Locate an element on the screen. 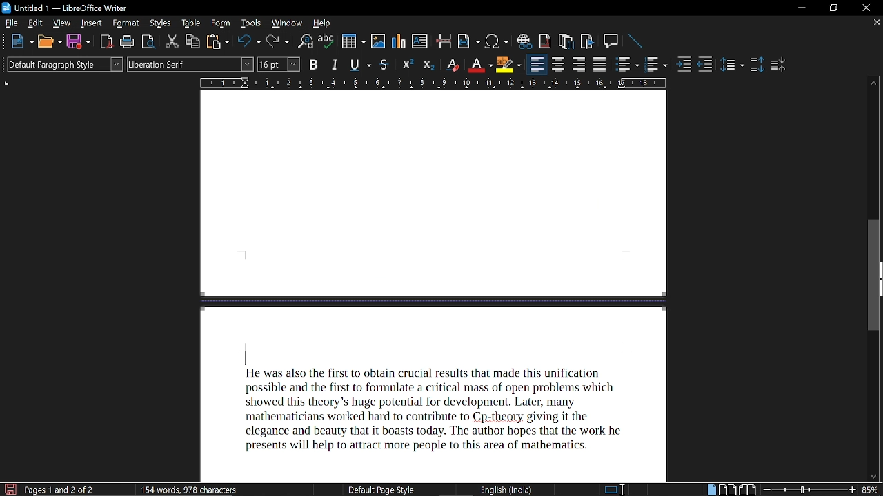 This screenshot has width=883, height=496. allign left is located at coordinates (537, 65).